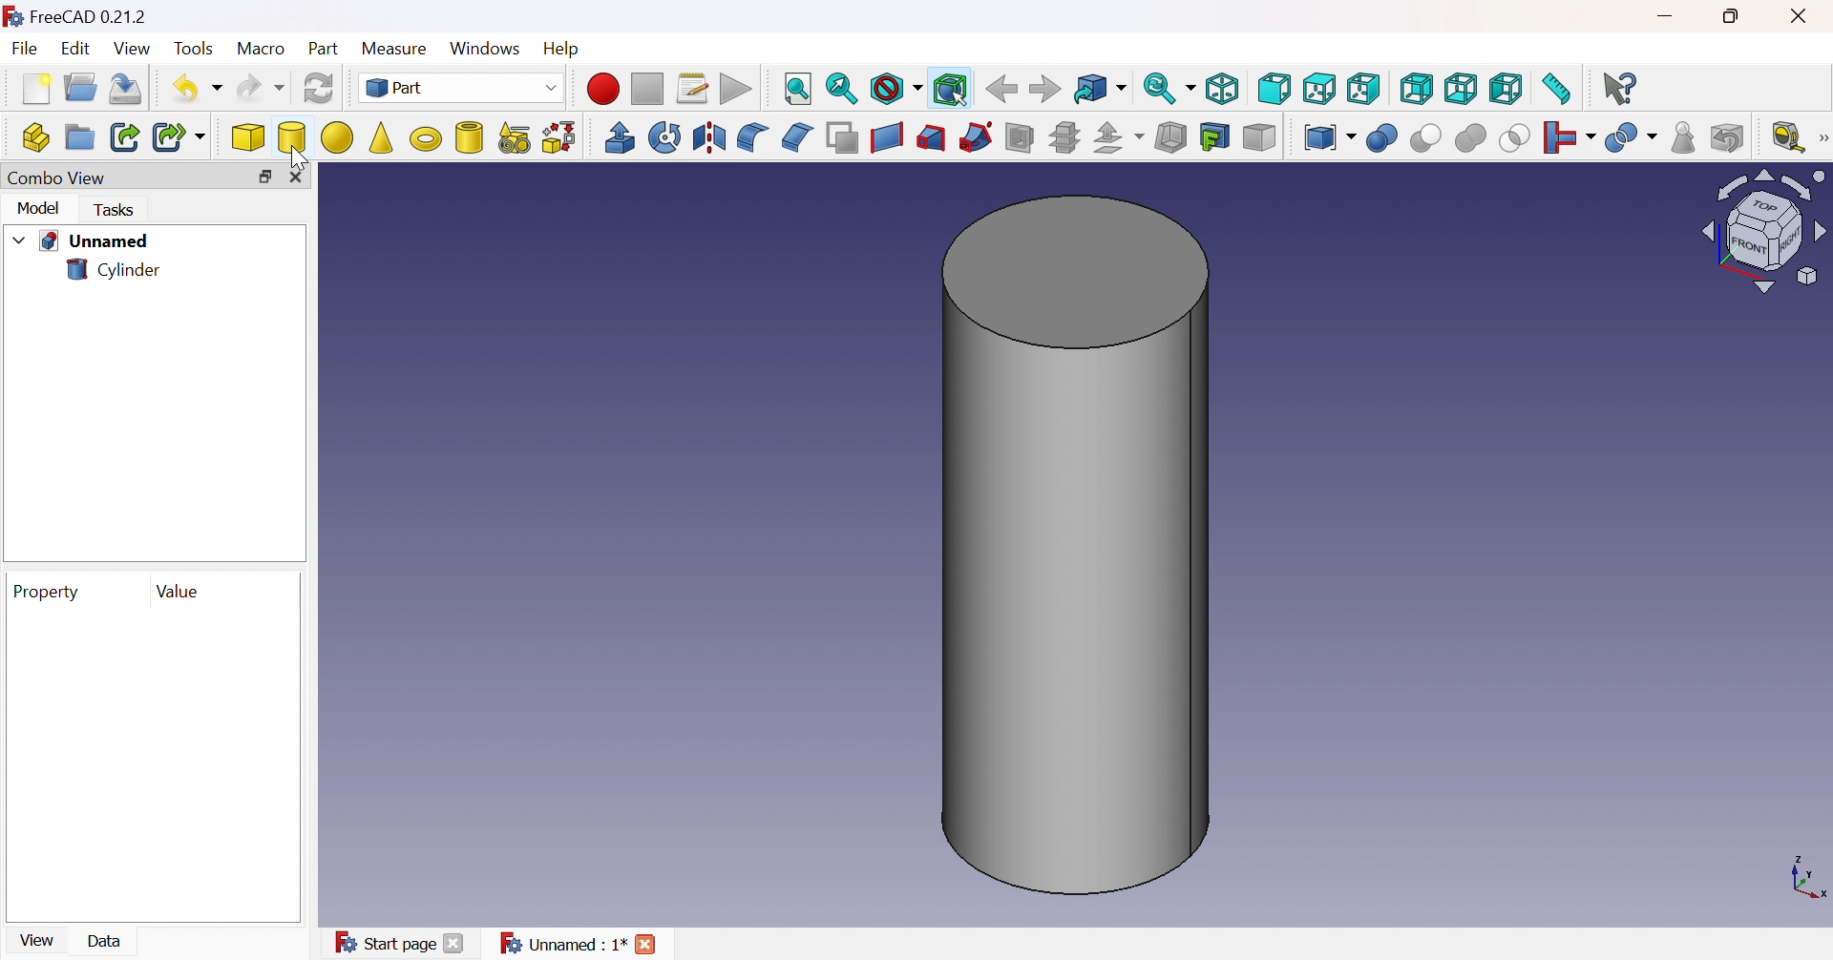 Image resolution: width=1833 pixels, height=960 pixels. Describe the element at coordinates (751, 137) in the screenshot. I see `Fillet` at that location.